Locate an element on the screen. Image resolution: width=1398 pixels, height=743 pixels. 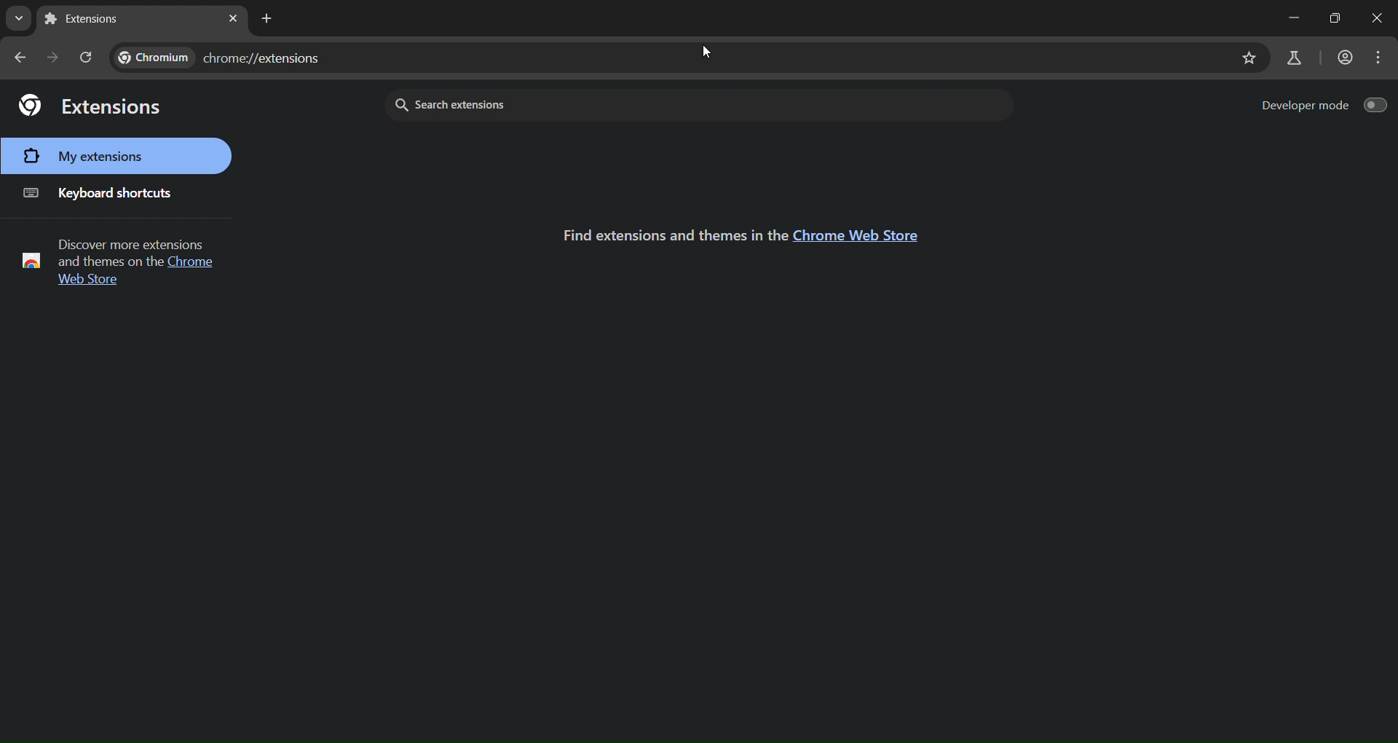
developer mode is located at coordinates (1323, 107).